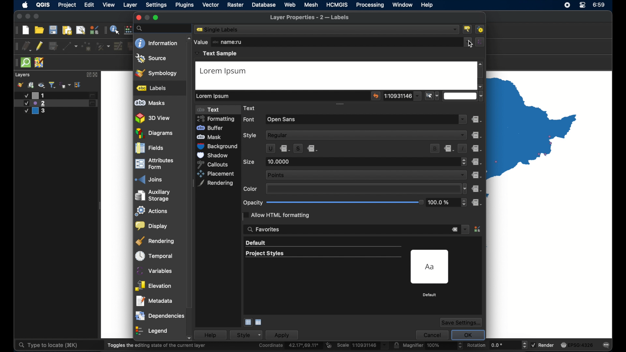  What do you see at coordinates (476, 135) in the screenshot?
I see `data defined override` at bounding box center [476, 135].